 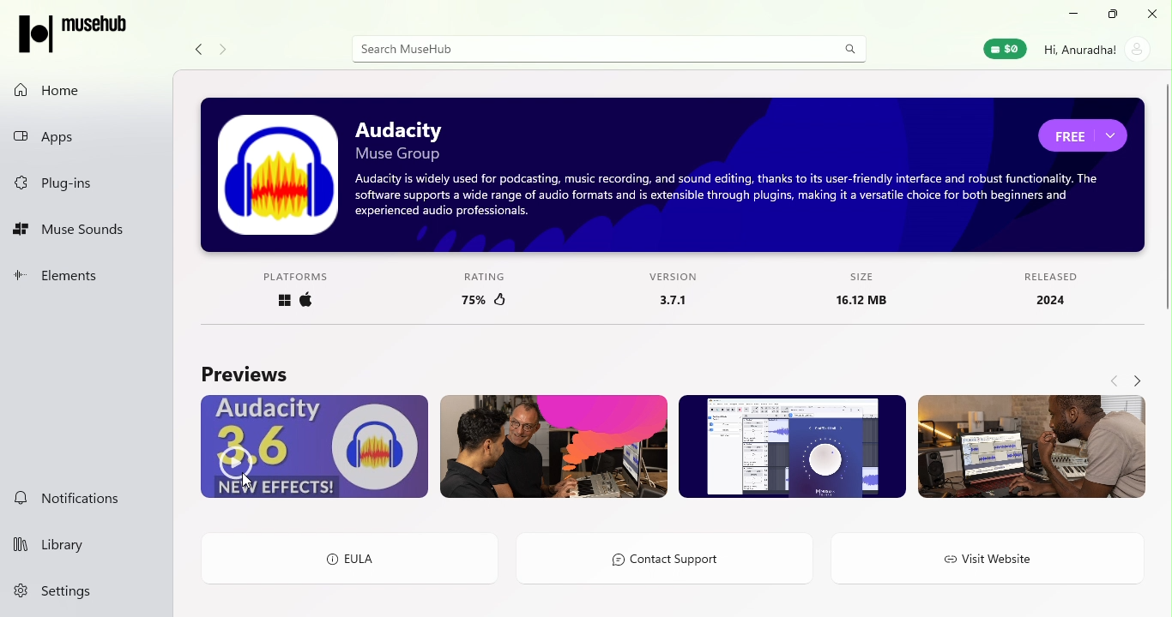 What do you see at coordinates (84, 500) in the screenshot?
I see `Notifications` at bounding box center [84, 500].